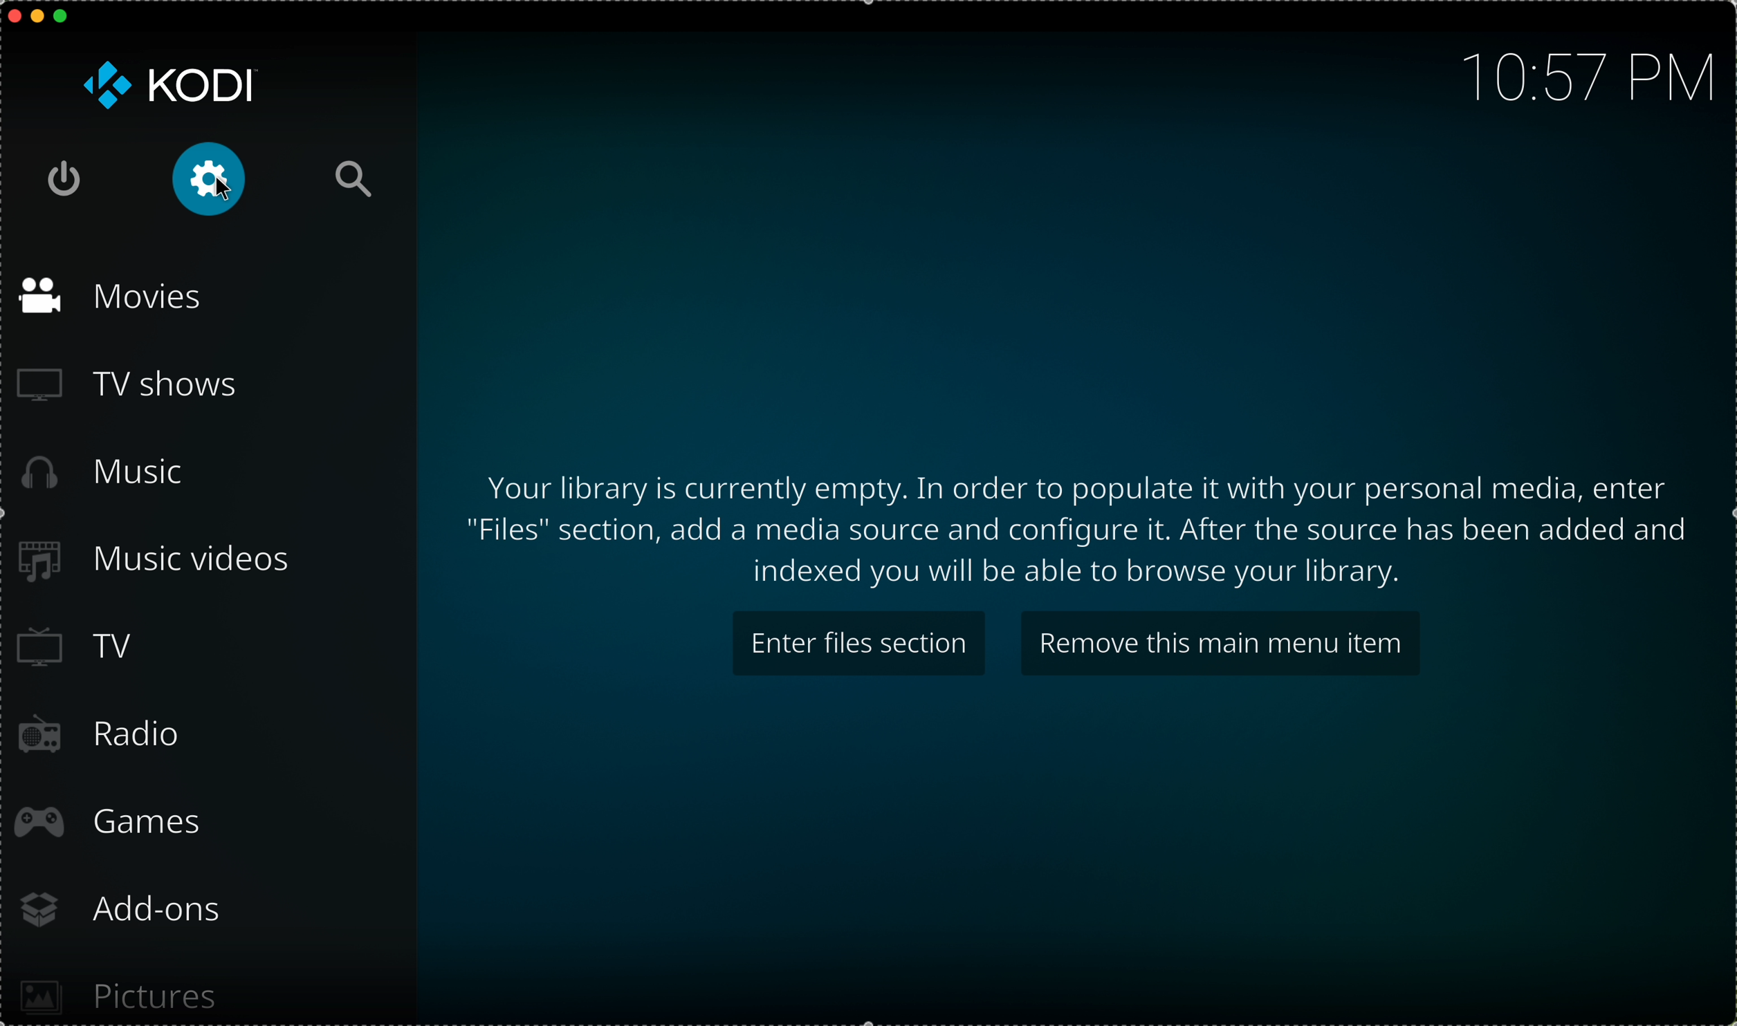 The image size is (1737, 1026). What do you see at coordinates (129, 909) in the screenshot?
I see `add-ons` at bounding box center [129, 909].